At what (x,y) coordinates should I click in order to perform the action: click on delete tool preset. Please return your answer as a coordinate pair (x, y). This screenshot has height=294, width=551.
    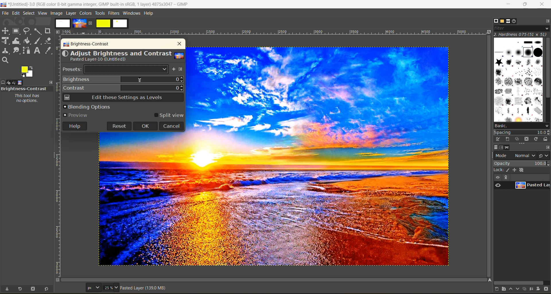
    Looking at the image, I should click on (34, 289).